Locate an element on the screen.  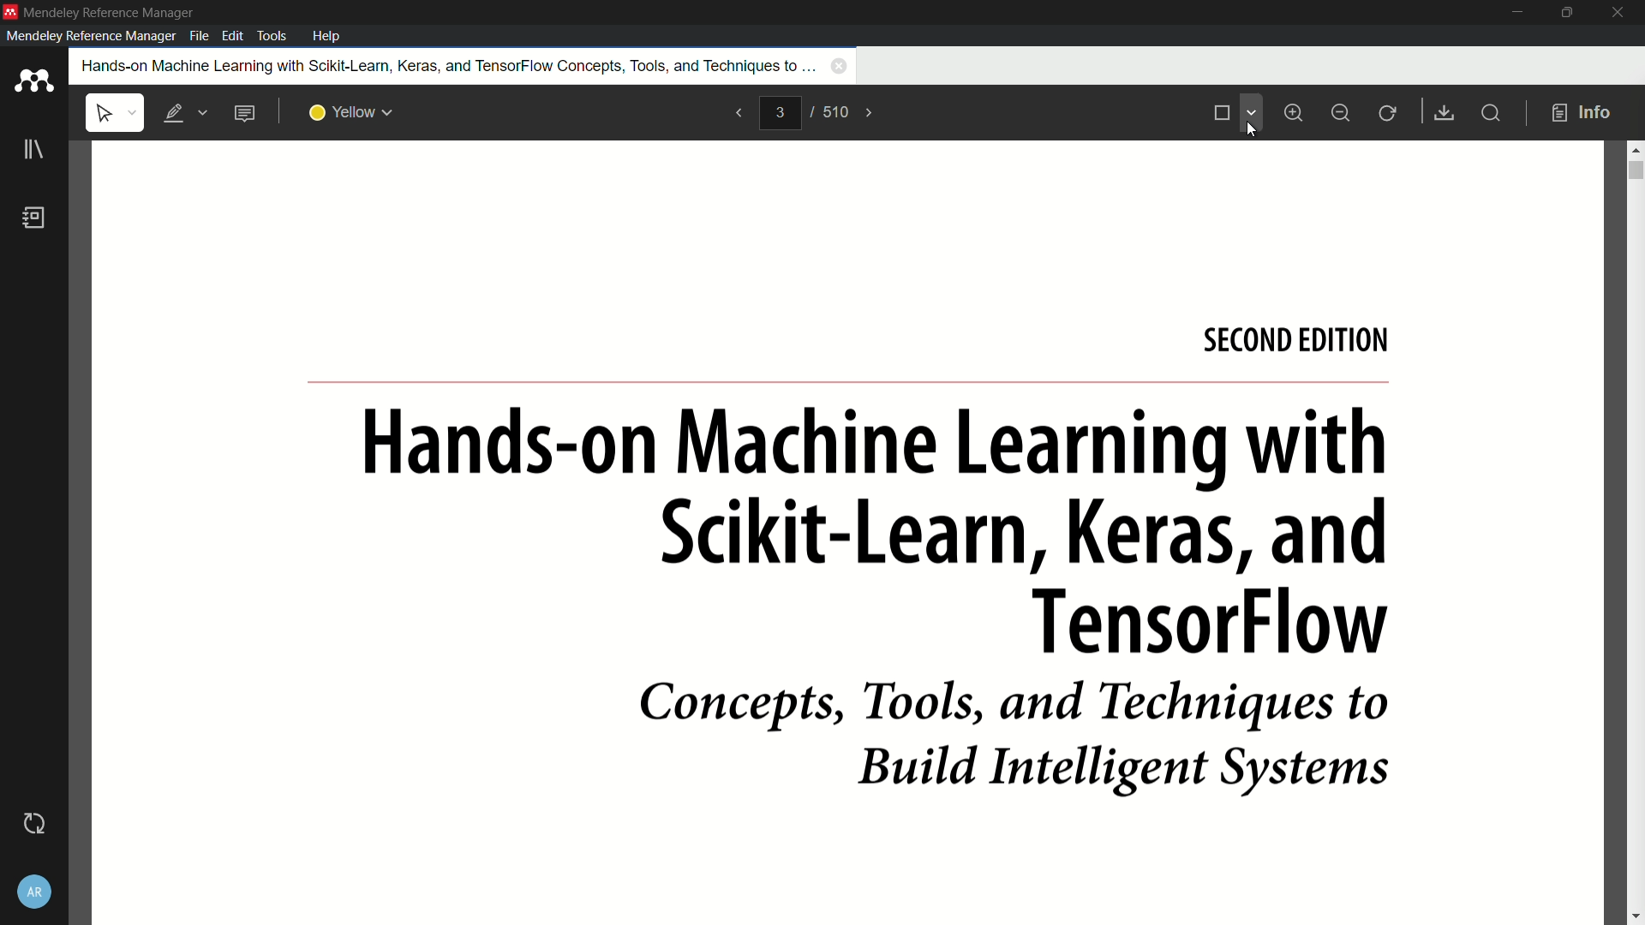
close book is located at coordinates (840, 66).